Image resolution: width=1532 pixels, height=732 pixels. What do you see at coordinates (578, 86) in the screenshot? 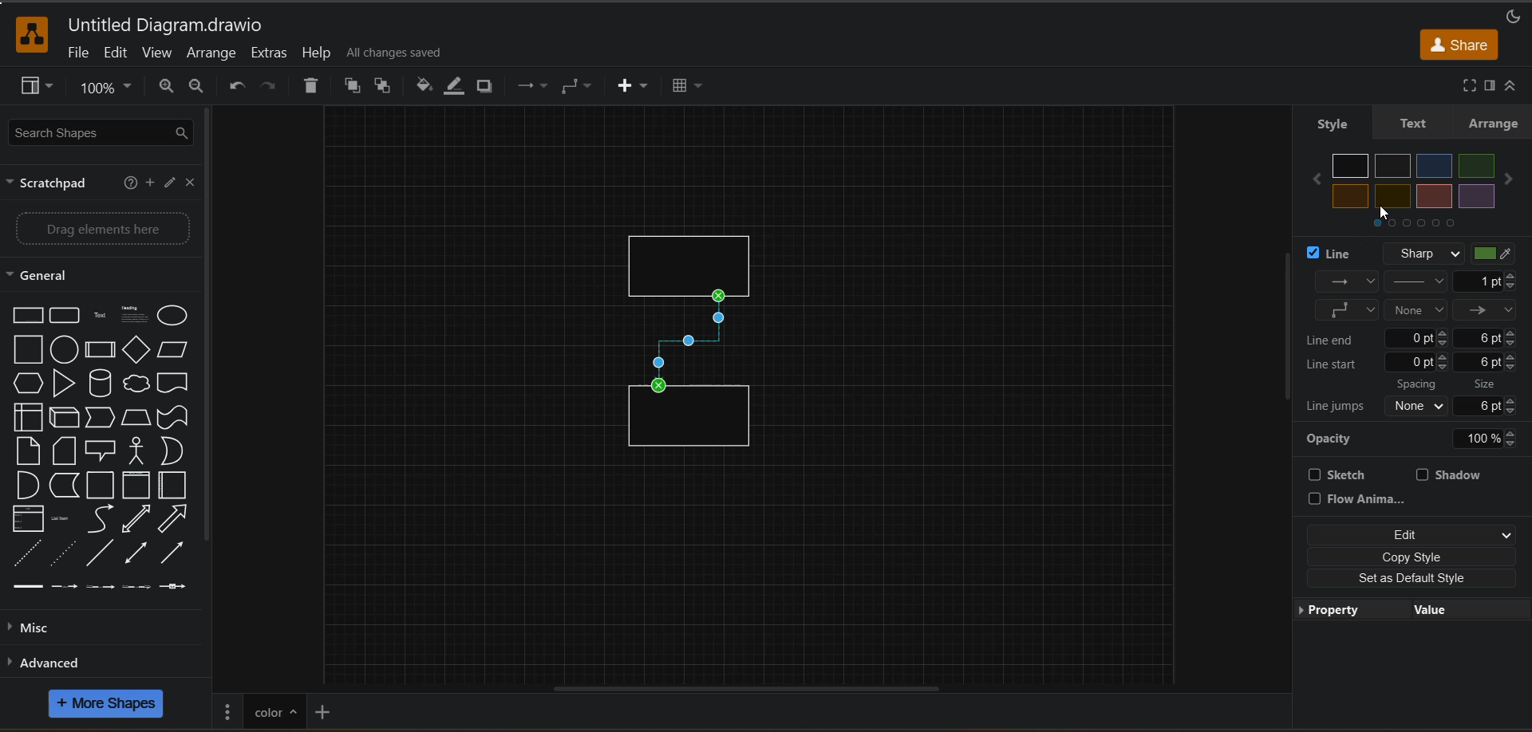
I see `connectors` at bounding box center [578, 86].